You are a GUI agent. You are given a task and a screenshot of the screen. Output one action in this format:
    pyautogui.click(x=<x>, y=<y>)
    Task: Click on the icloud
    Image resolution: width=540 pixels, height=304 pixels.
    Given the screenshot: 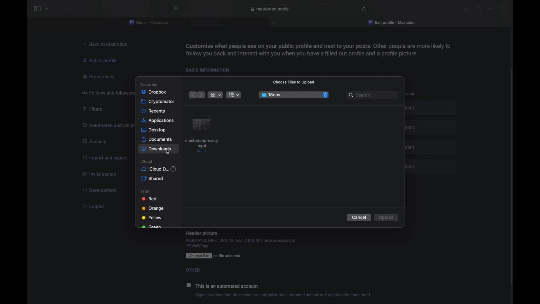 What is the action you would take?
    pyautogui.click(x=147, y=161)
    